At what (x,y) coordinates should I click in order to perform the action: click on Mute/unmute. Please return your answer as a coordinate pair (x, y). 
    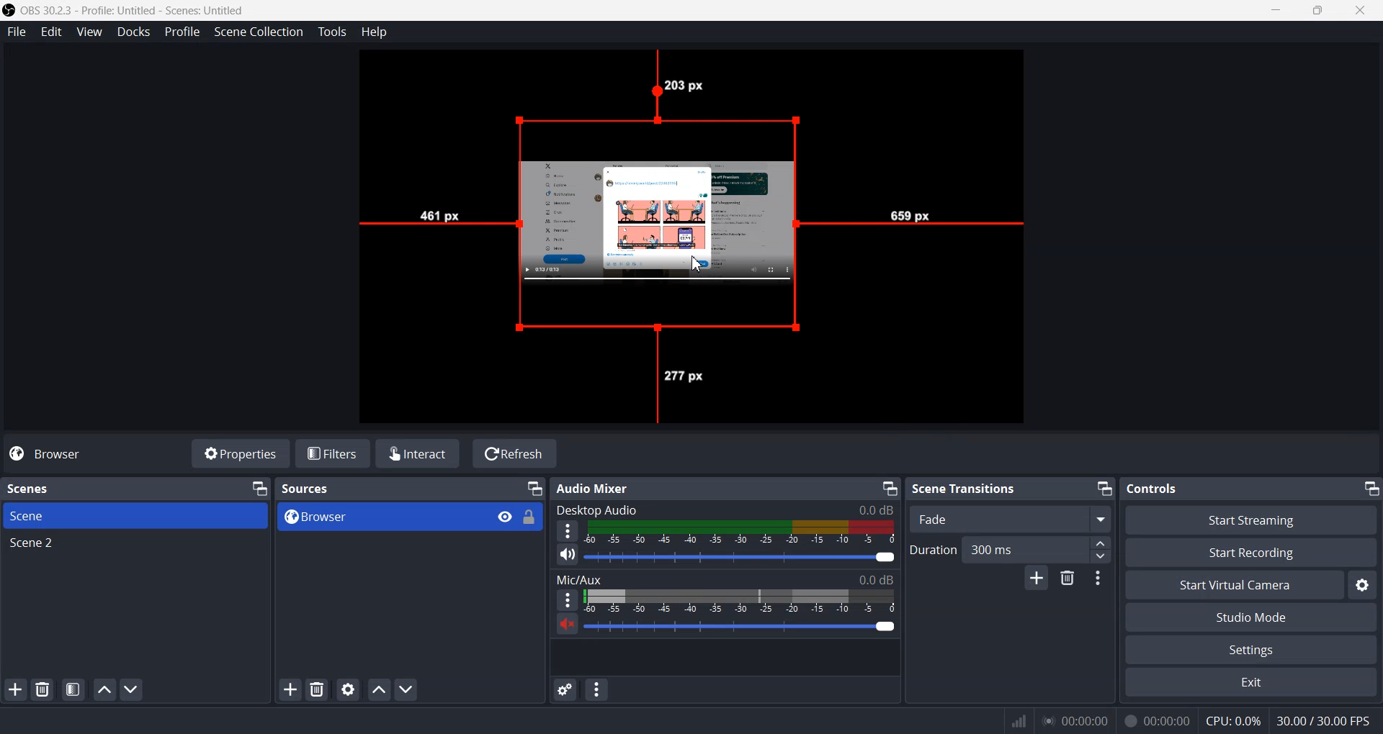
    Looking at the image, I should click on (567, 553).